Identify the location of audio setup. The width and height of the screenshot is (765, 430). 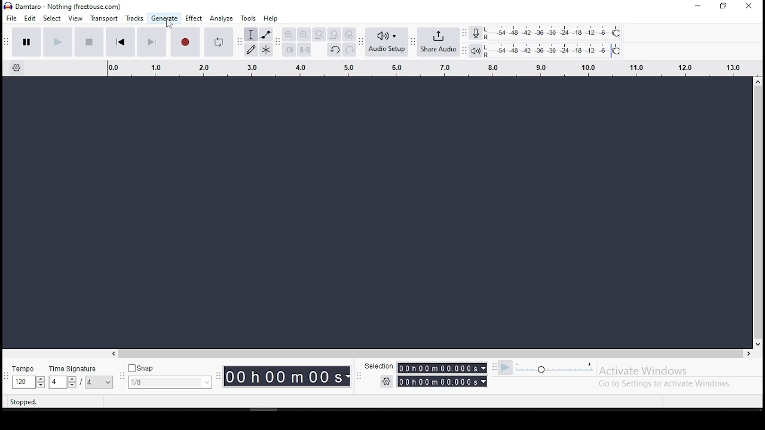
(390, 42).